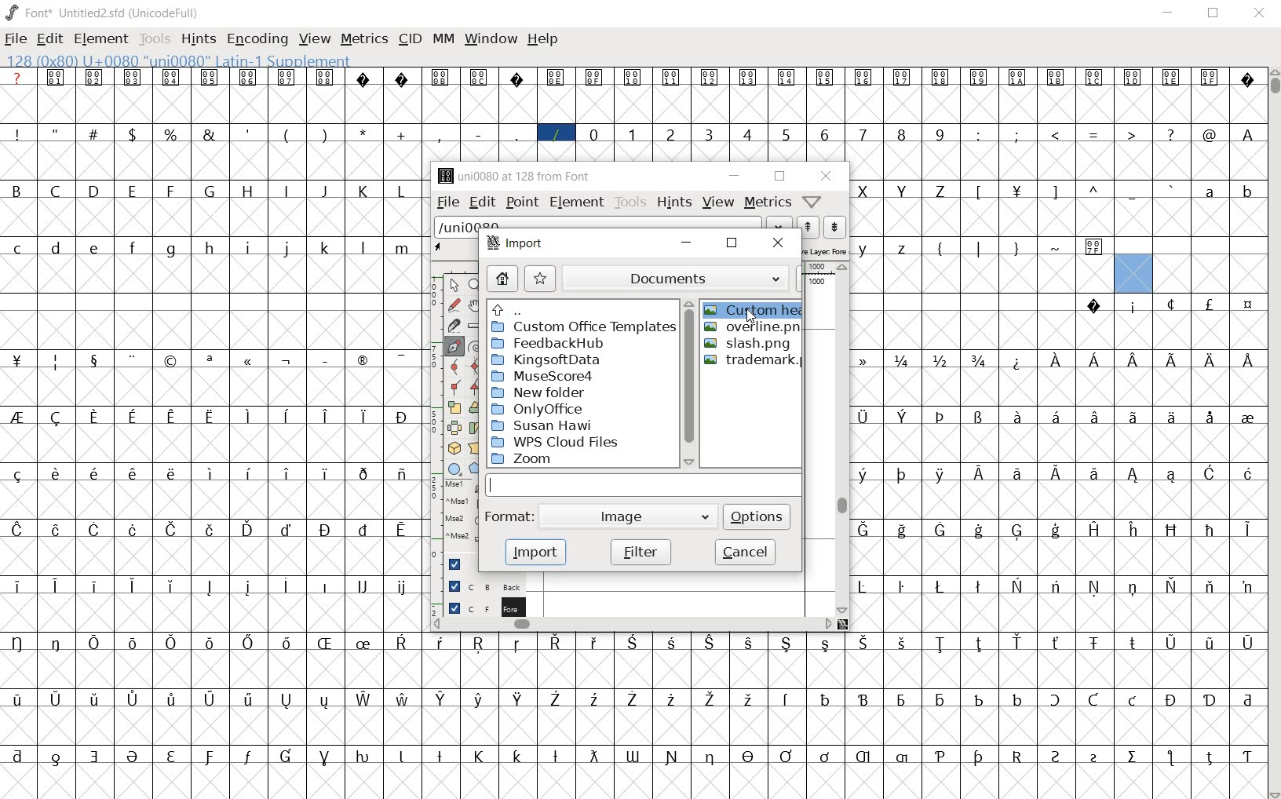 The image size is (1281, 799). I want to click on minimize, so click(692, 243).